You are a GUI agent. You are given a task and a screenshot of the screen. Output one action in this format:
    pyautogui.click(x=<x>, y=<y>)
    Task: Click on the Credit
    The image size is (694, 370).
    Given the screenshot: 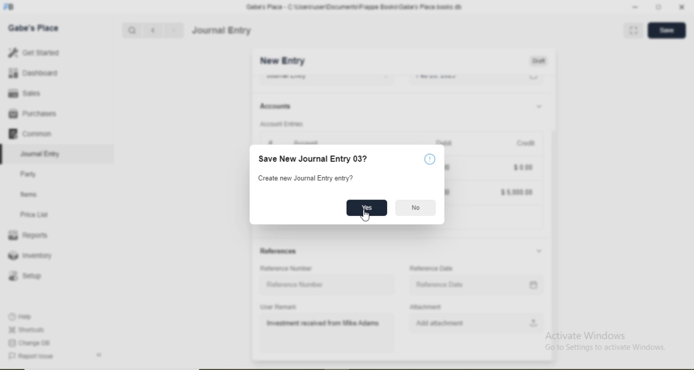 What is the action you would take?
    pyautogui.click(x=526, y=144)
    